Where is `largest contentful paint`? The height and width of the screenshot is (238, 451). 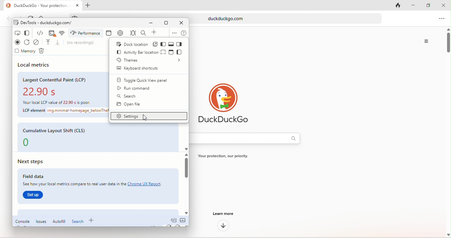 largest contentful paint is located at coordinates (56, 79).